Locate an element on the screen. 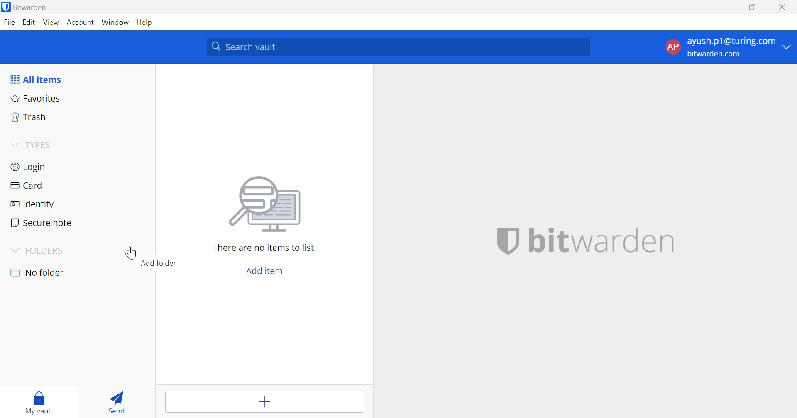  Edit is located at coordinates (31, 22).